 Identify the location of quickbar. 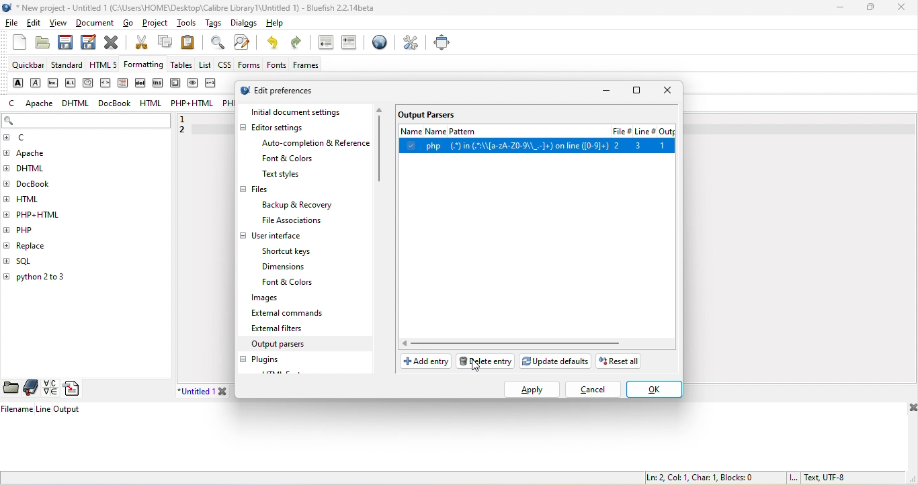
(28, 66).